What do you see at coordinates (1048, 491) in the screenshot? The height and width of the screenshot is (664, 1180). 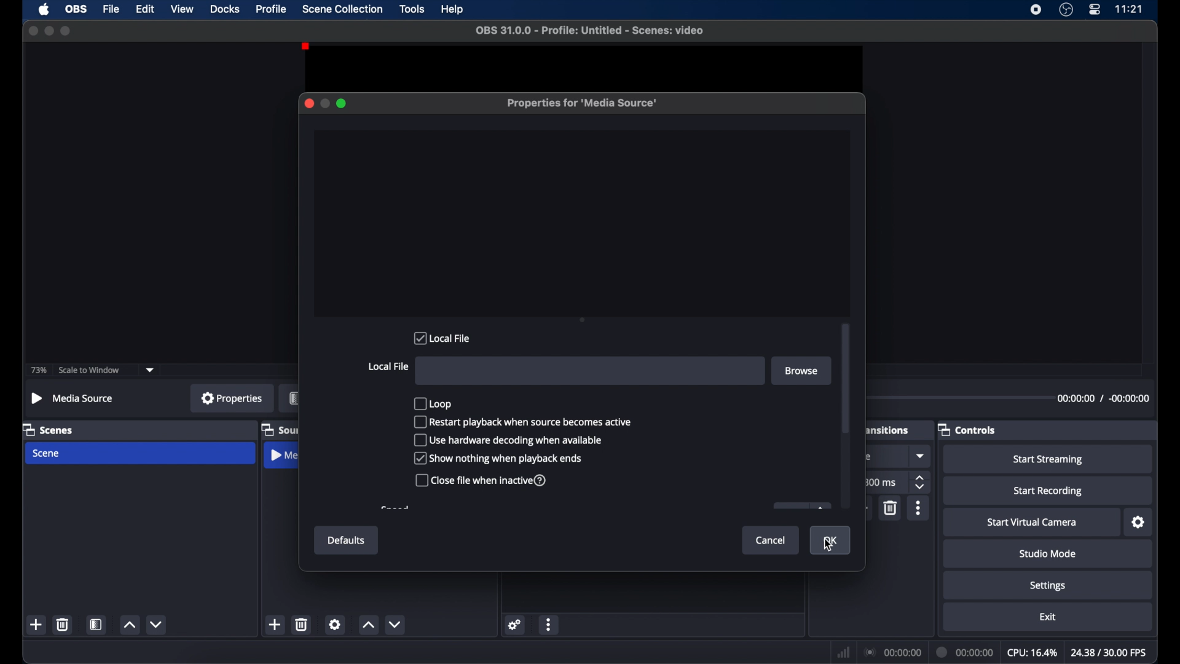 I see `start recording` at bounding box center [1048, 491].